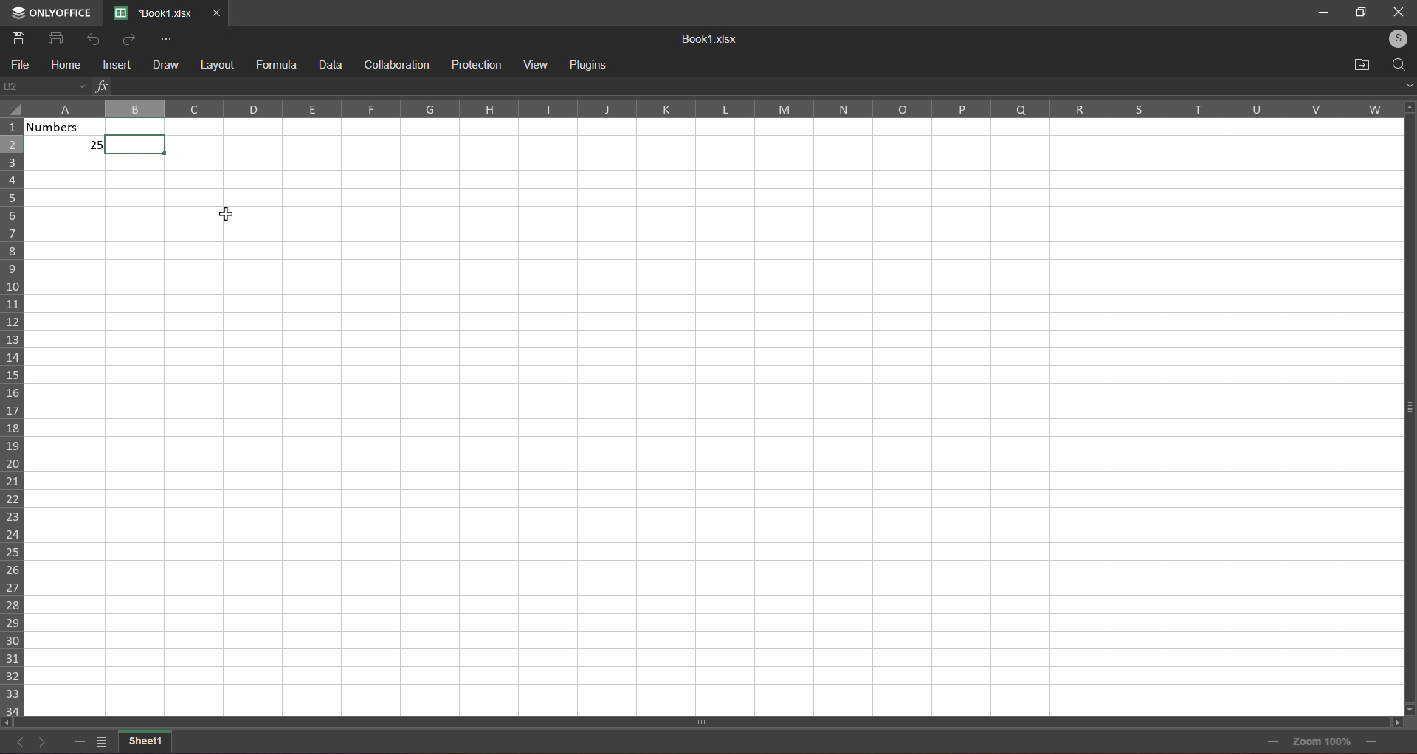 The width and height of the screenshot is (1417, 754). Describe the element at coordinates (53, 9) in the screenshot. I see `onlyoffice` at that location.